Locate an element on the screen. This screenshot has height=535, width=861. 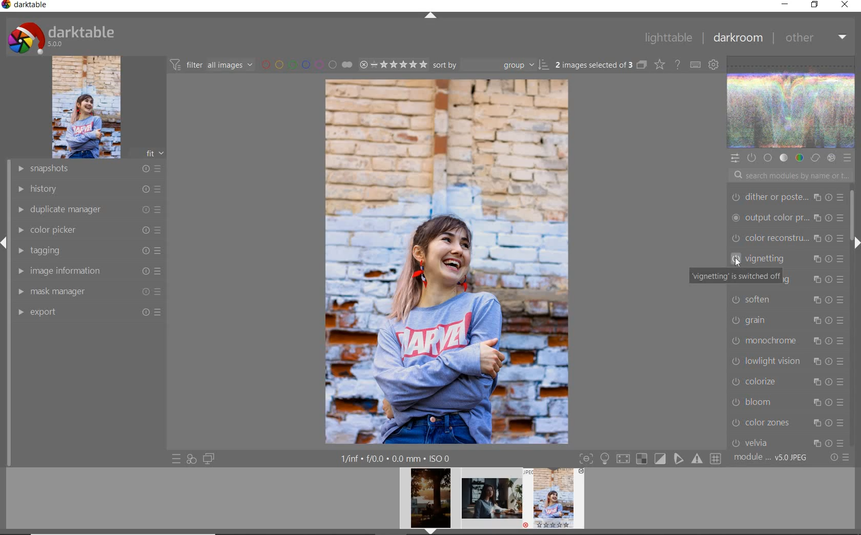
duplicate manager is located at coordinates (90, 210).